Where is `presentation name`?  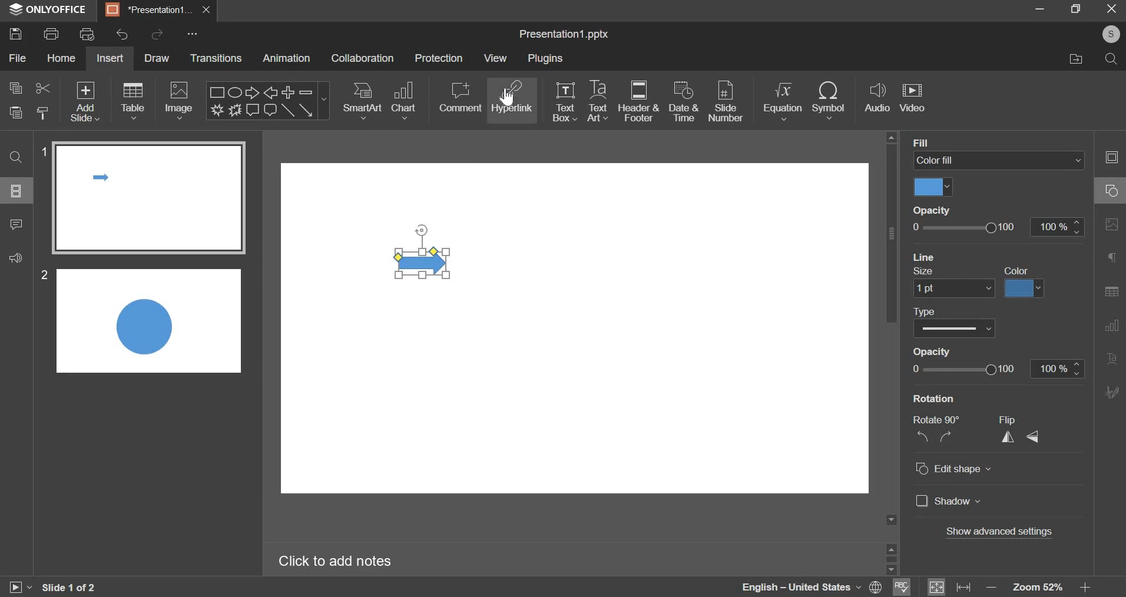 presentation name is located at coordinates (565, 34).